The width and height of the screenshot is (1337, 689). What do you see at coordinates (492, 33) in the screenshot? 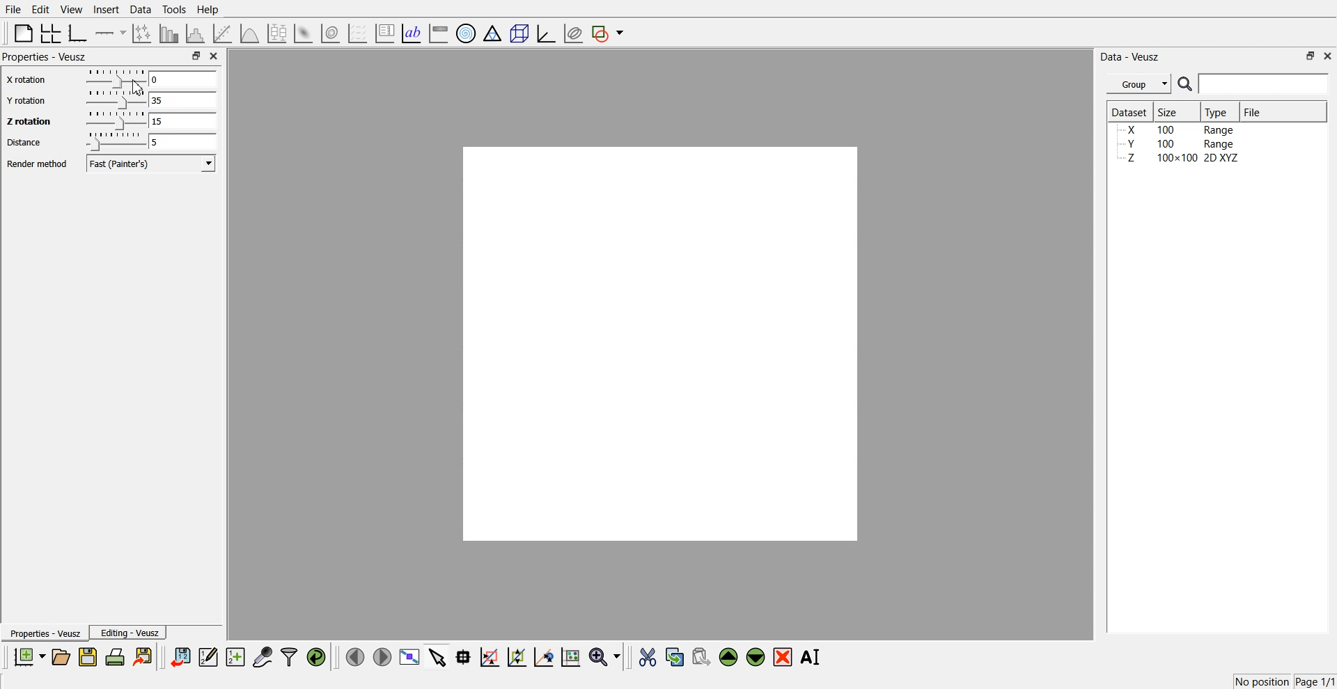
I see `Ternary Graph` at bounding box center [492, 33].